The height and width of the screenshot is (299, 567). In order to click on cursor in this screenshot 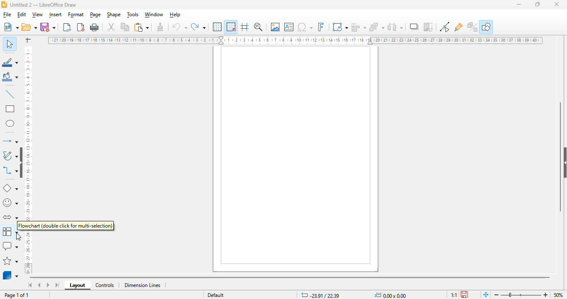, I will do `click(18, 237)`.